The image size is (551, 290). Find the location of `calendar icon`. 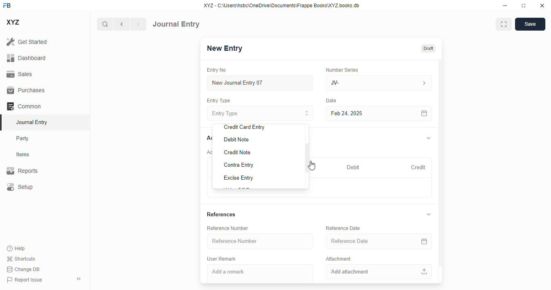

calendar icon is located at coordinates (425, 113).